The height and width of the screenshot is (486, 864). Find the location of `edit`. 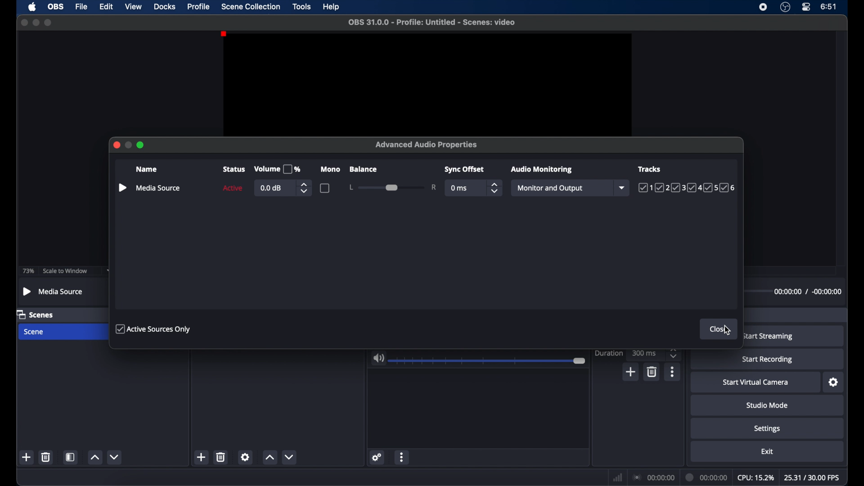

edit is located at coordinates (106, 7).